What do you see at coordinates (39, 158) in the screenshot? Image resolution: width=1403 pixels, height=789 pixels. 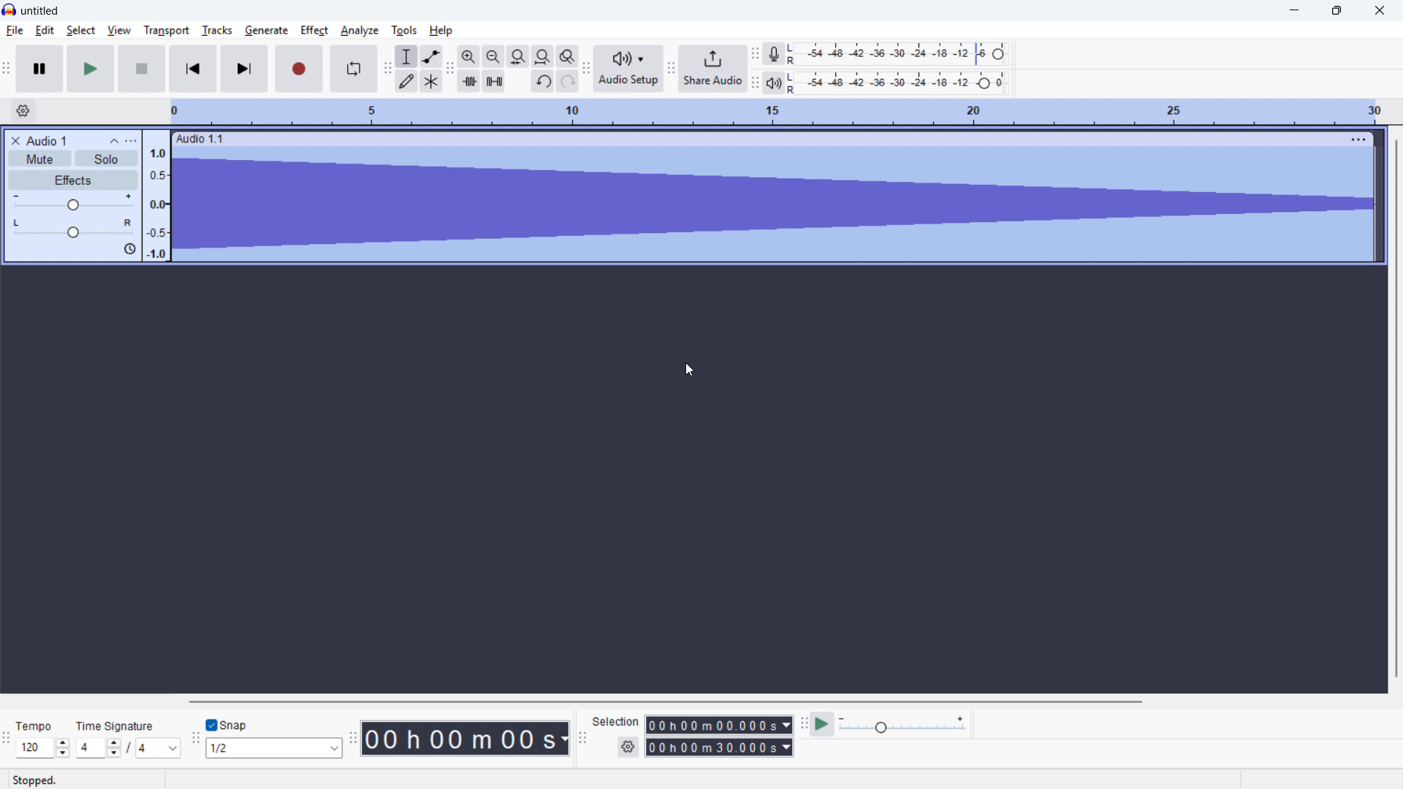 I see `mute ` at bounding box center [39, 158].